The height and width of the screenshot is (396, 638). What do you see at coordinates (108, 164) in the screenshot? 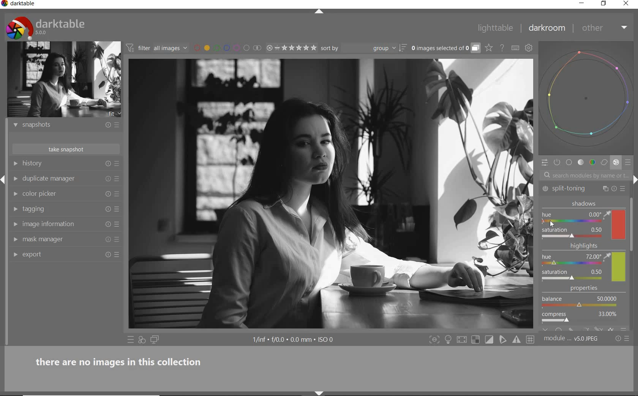
I see `reset` at bounding box center [108, 164].